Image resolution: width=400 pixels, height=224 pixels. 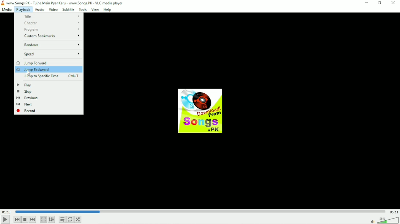 What do you see at coordinates (69, 9) in the screenshot?
I see `Subtitle` at bounding box center [69, 9].